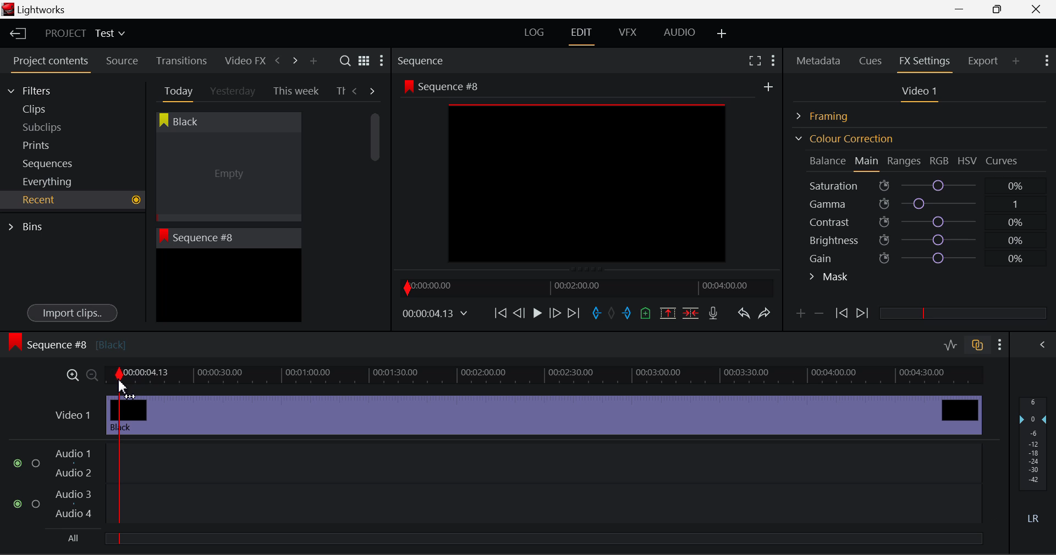  What do you see at coordinates (1043, 343) in the screenshot?
I see `Show Audio Mix` at bounding box center [1043, 343].